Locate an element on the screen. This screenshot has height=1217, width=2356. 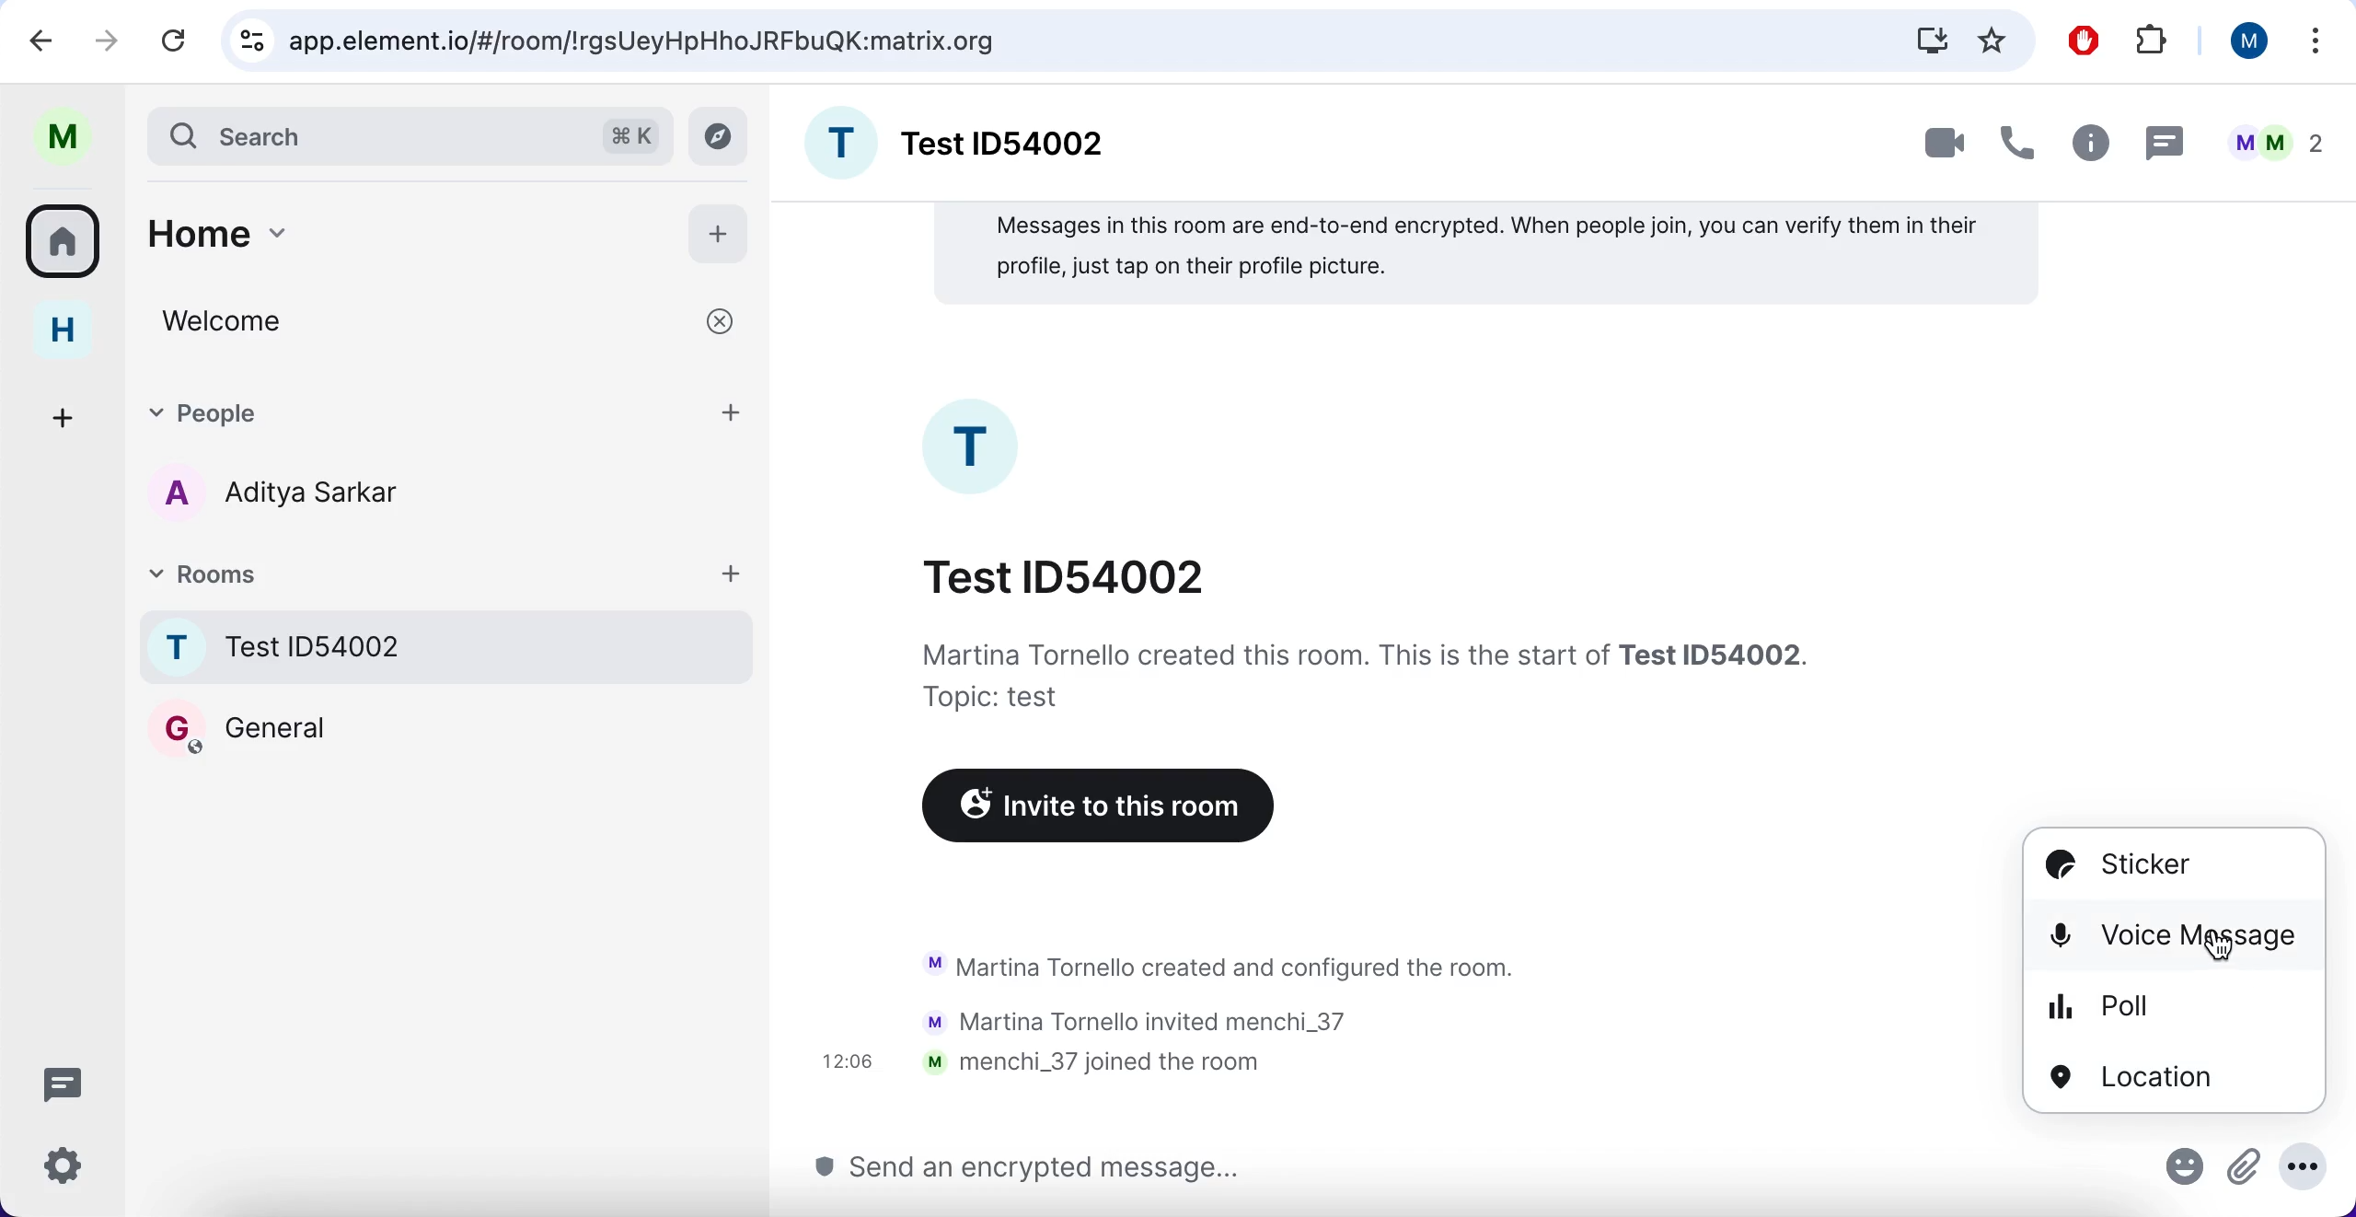
google search is located at coordinates (648, 42).